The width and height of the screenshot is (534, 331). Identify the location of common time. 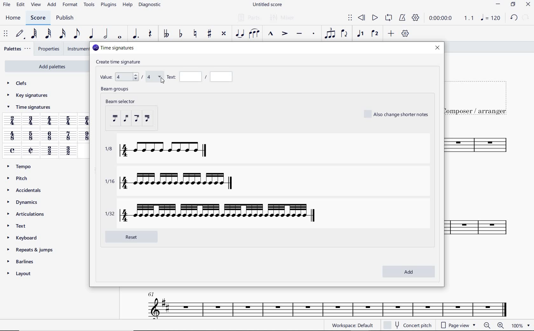
(13, 151).